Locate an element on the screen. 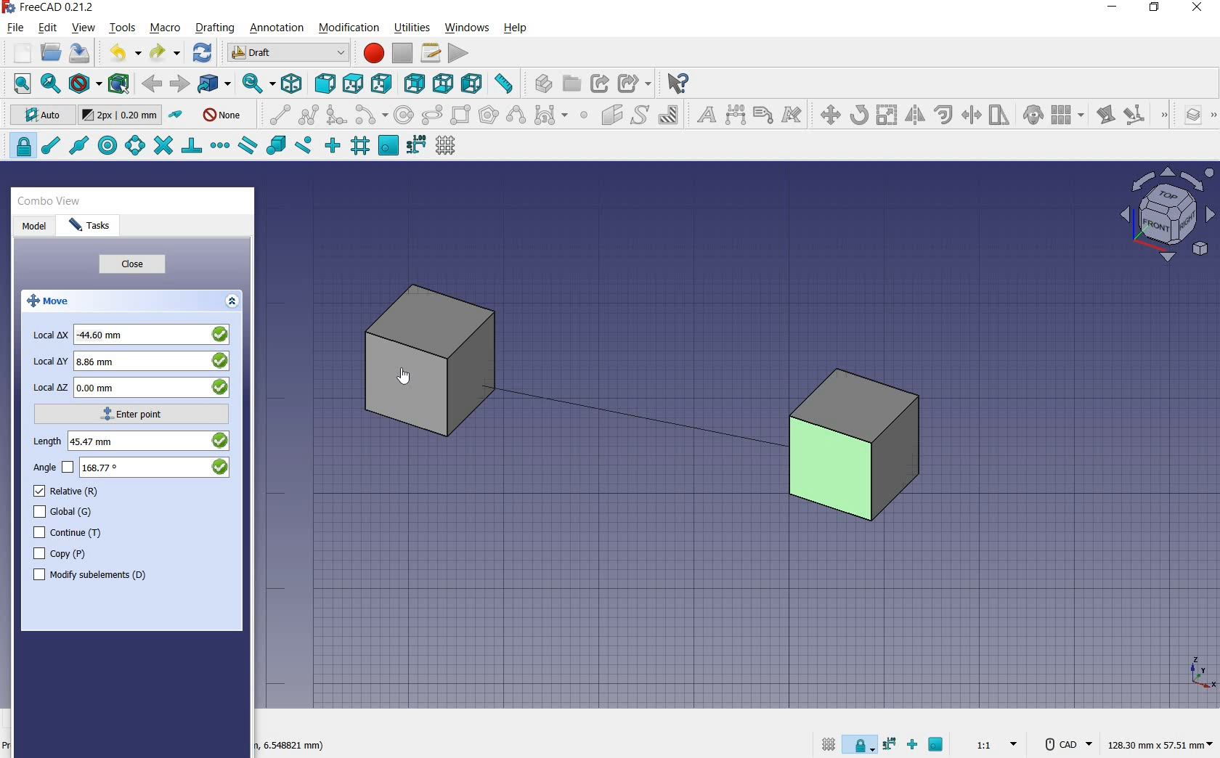 The height and width of the screenshot is (758, 1220). draft modification tools is located at coordinates (1166, 116).